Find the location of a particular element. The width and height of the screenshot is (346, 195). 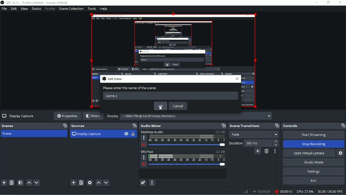

Maximize is located at coordinates (63, 126).